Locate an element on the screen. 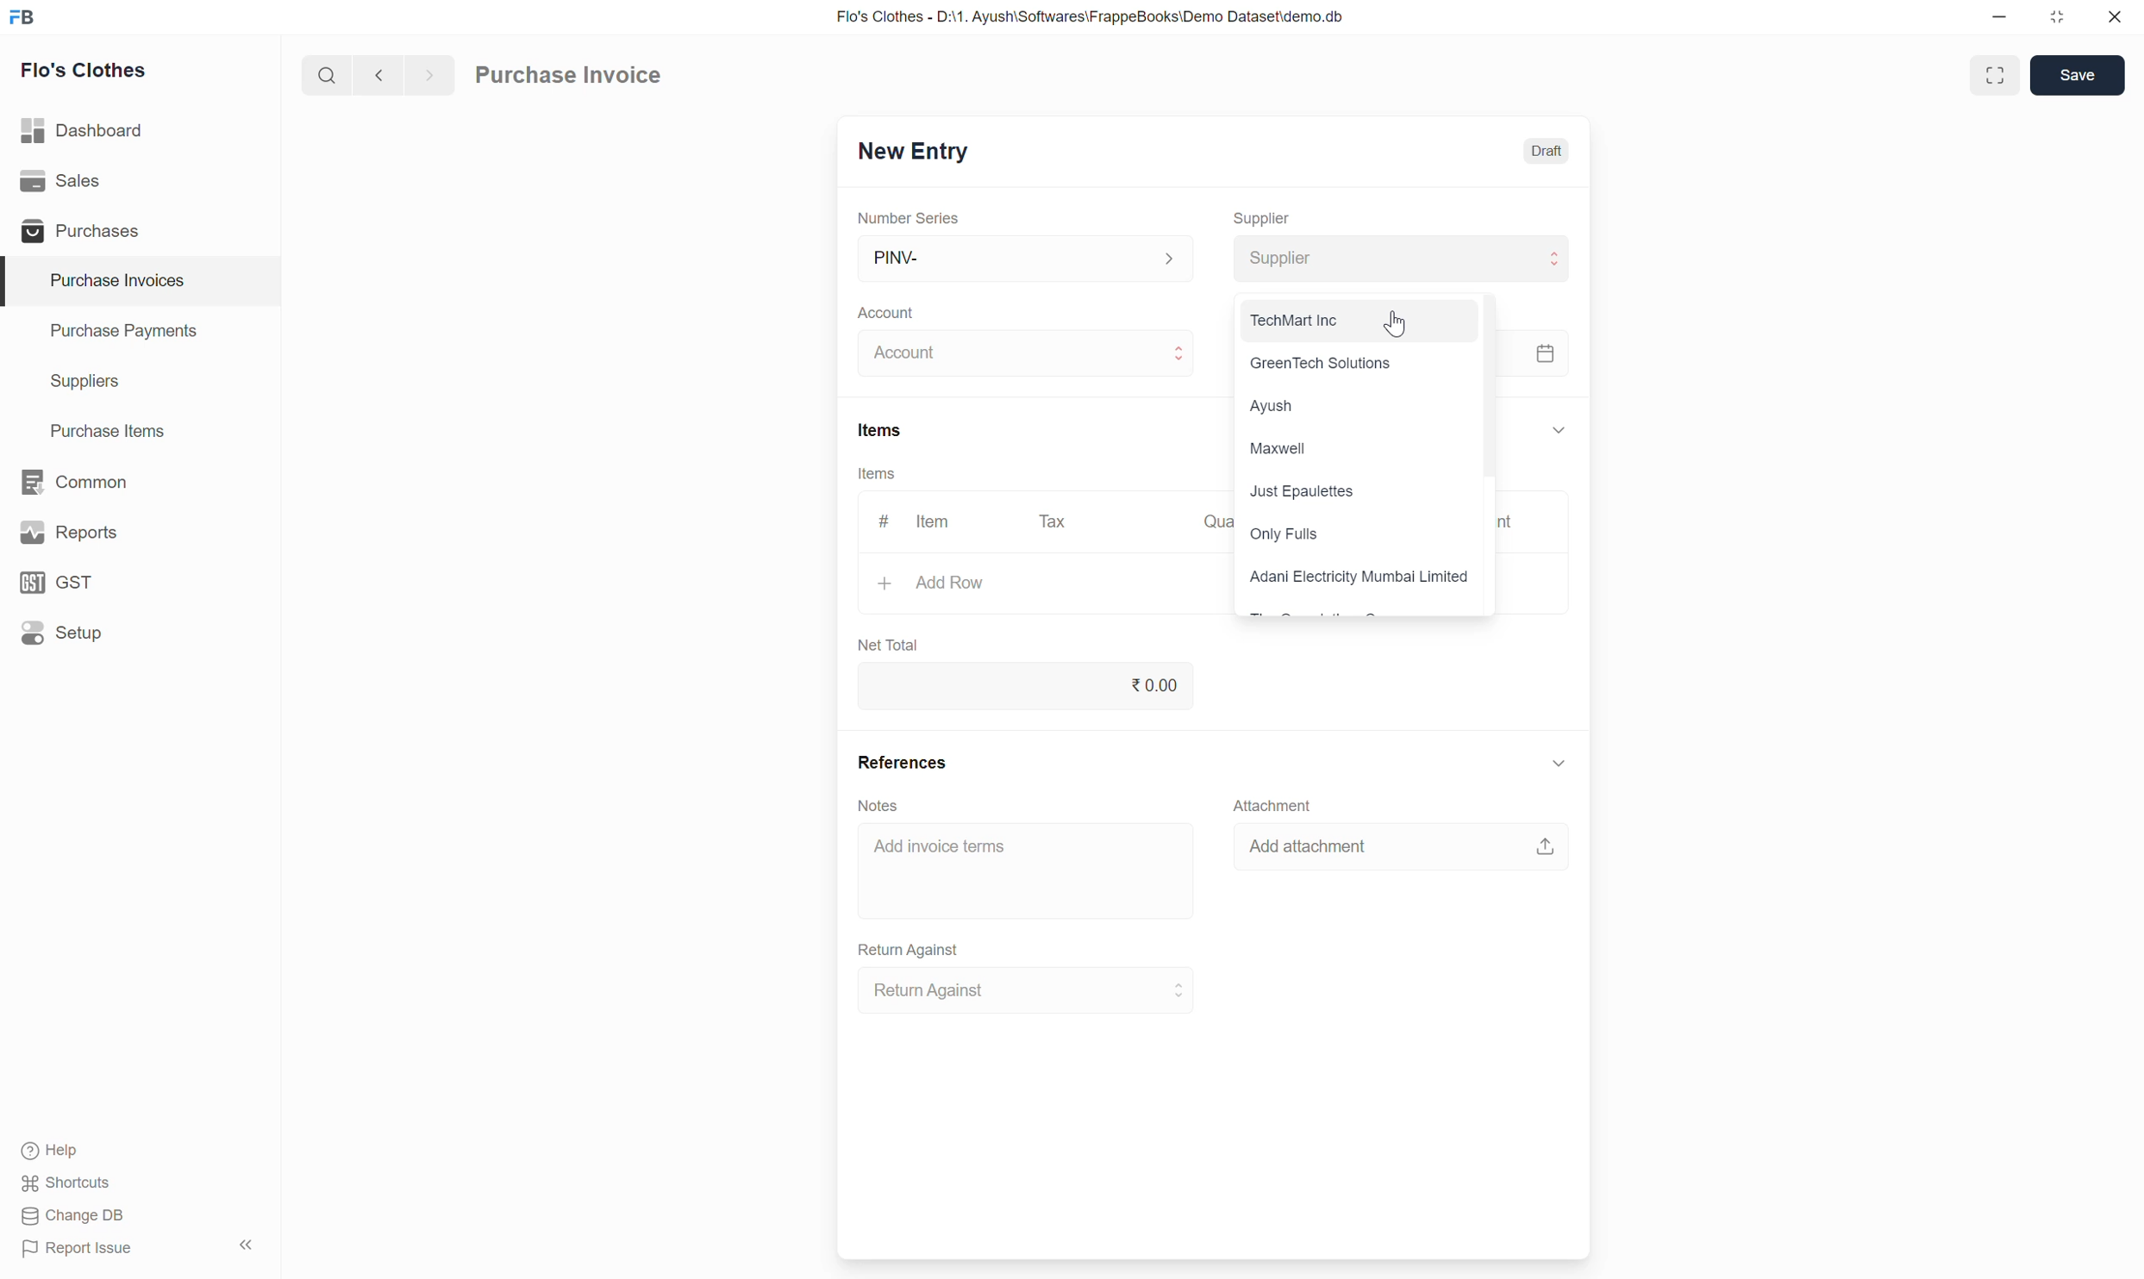 This screenshot has height=1279, width=2144. Quantity is located at coordinates (1211, 521).